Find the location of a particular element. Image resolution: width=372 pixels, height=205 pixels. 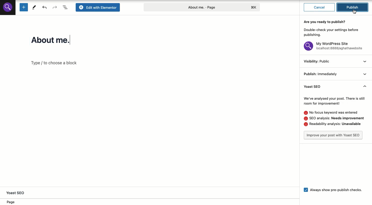

Add new block is located at coordinates (23, 7).